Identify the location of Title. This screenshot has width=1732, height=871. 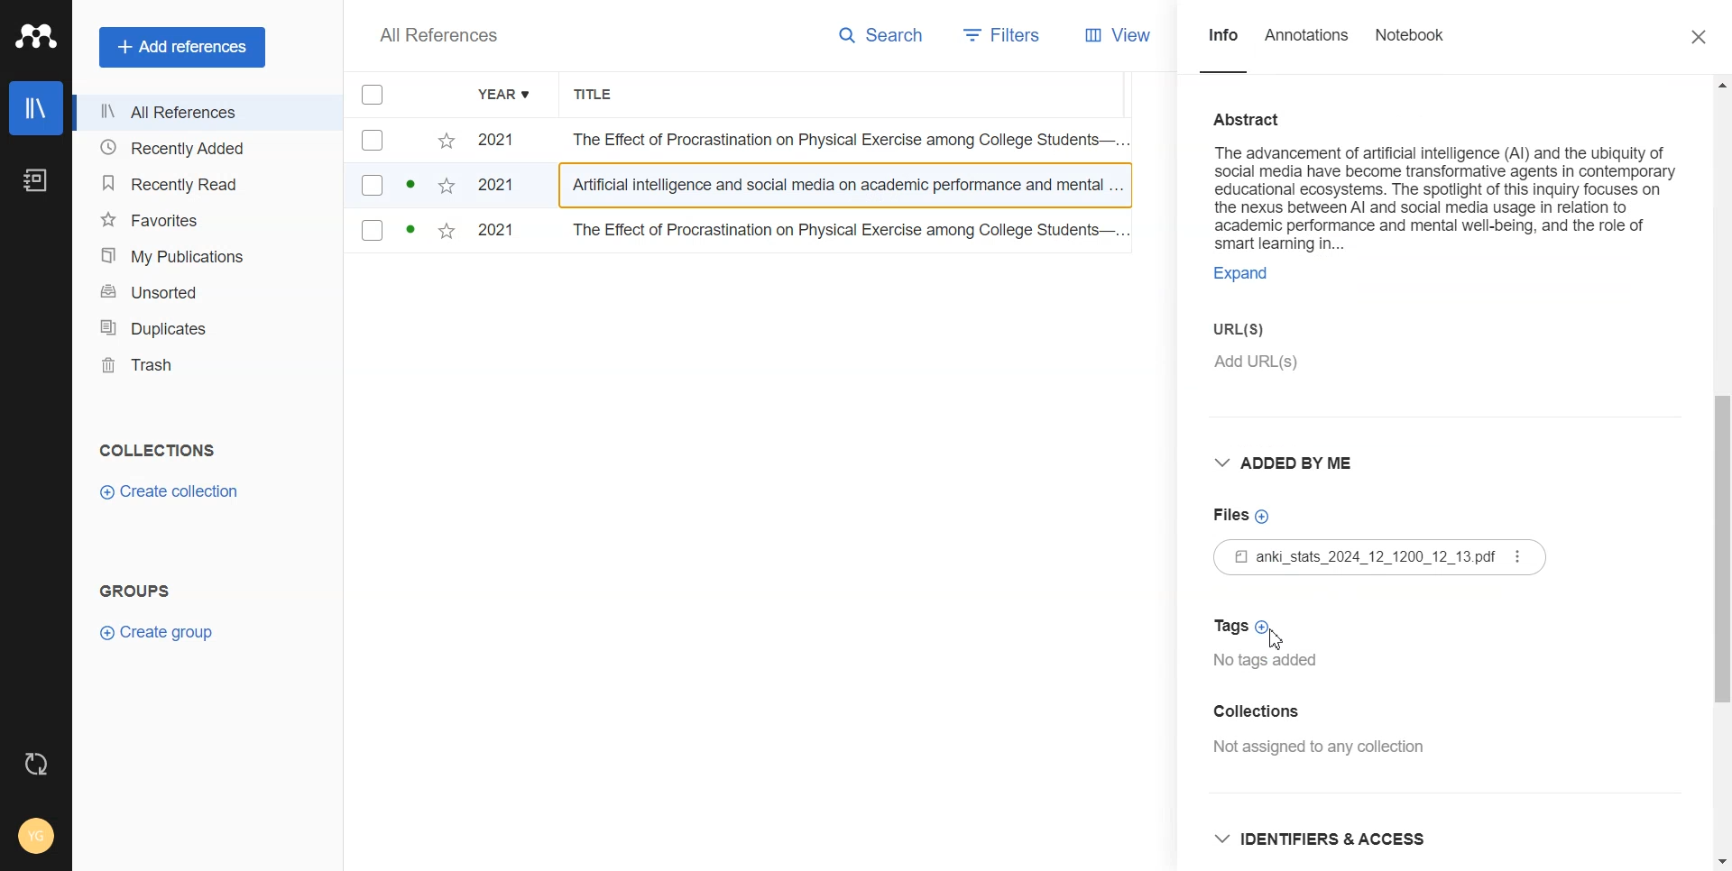
(603, 96).